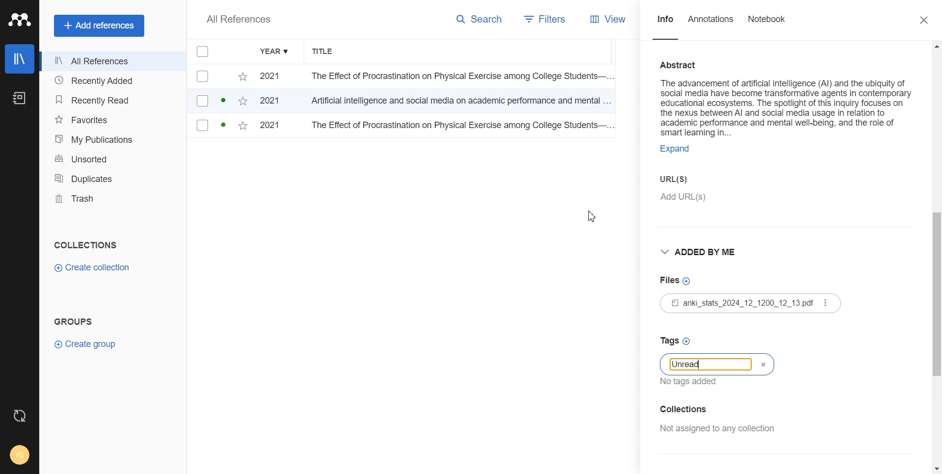 This screenshot has height=474, width=942. I want to click on The Effect of Procrastination on Physical Exercise among College Students..., so click(458, 77).